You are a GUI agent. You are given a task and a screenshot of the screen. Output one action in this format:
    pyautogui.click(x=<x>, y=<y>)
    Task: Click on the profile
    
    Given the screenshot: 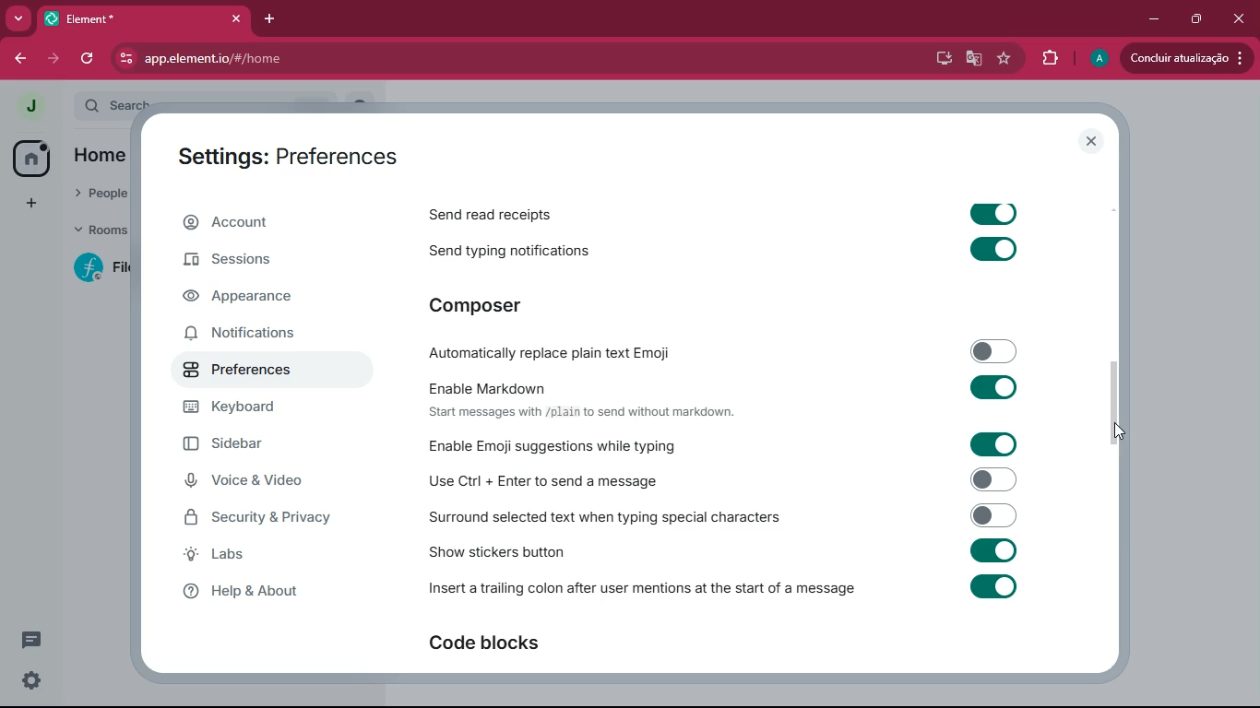 What is the action you would take?
    pyautogui.click(x=1097, y=57)
    